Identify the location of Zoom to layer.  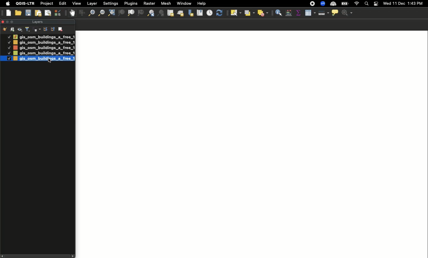
(131, 13).